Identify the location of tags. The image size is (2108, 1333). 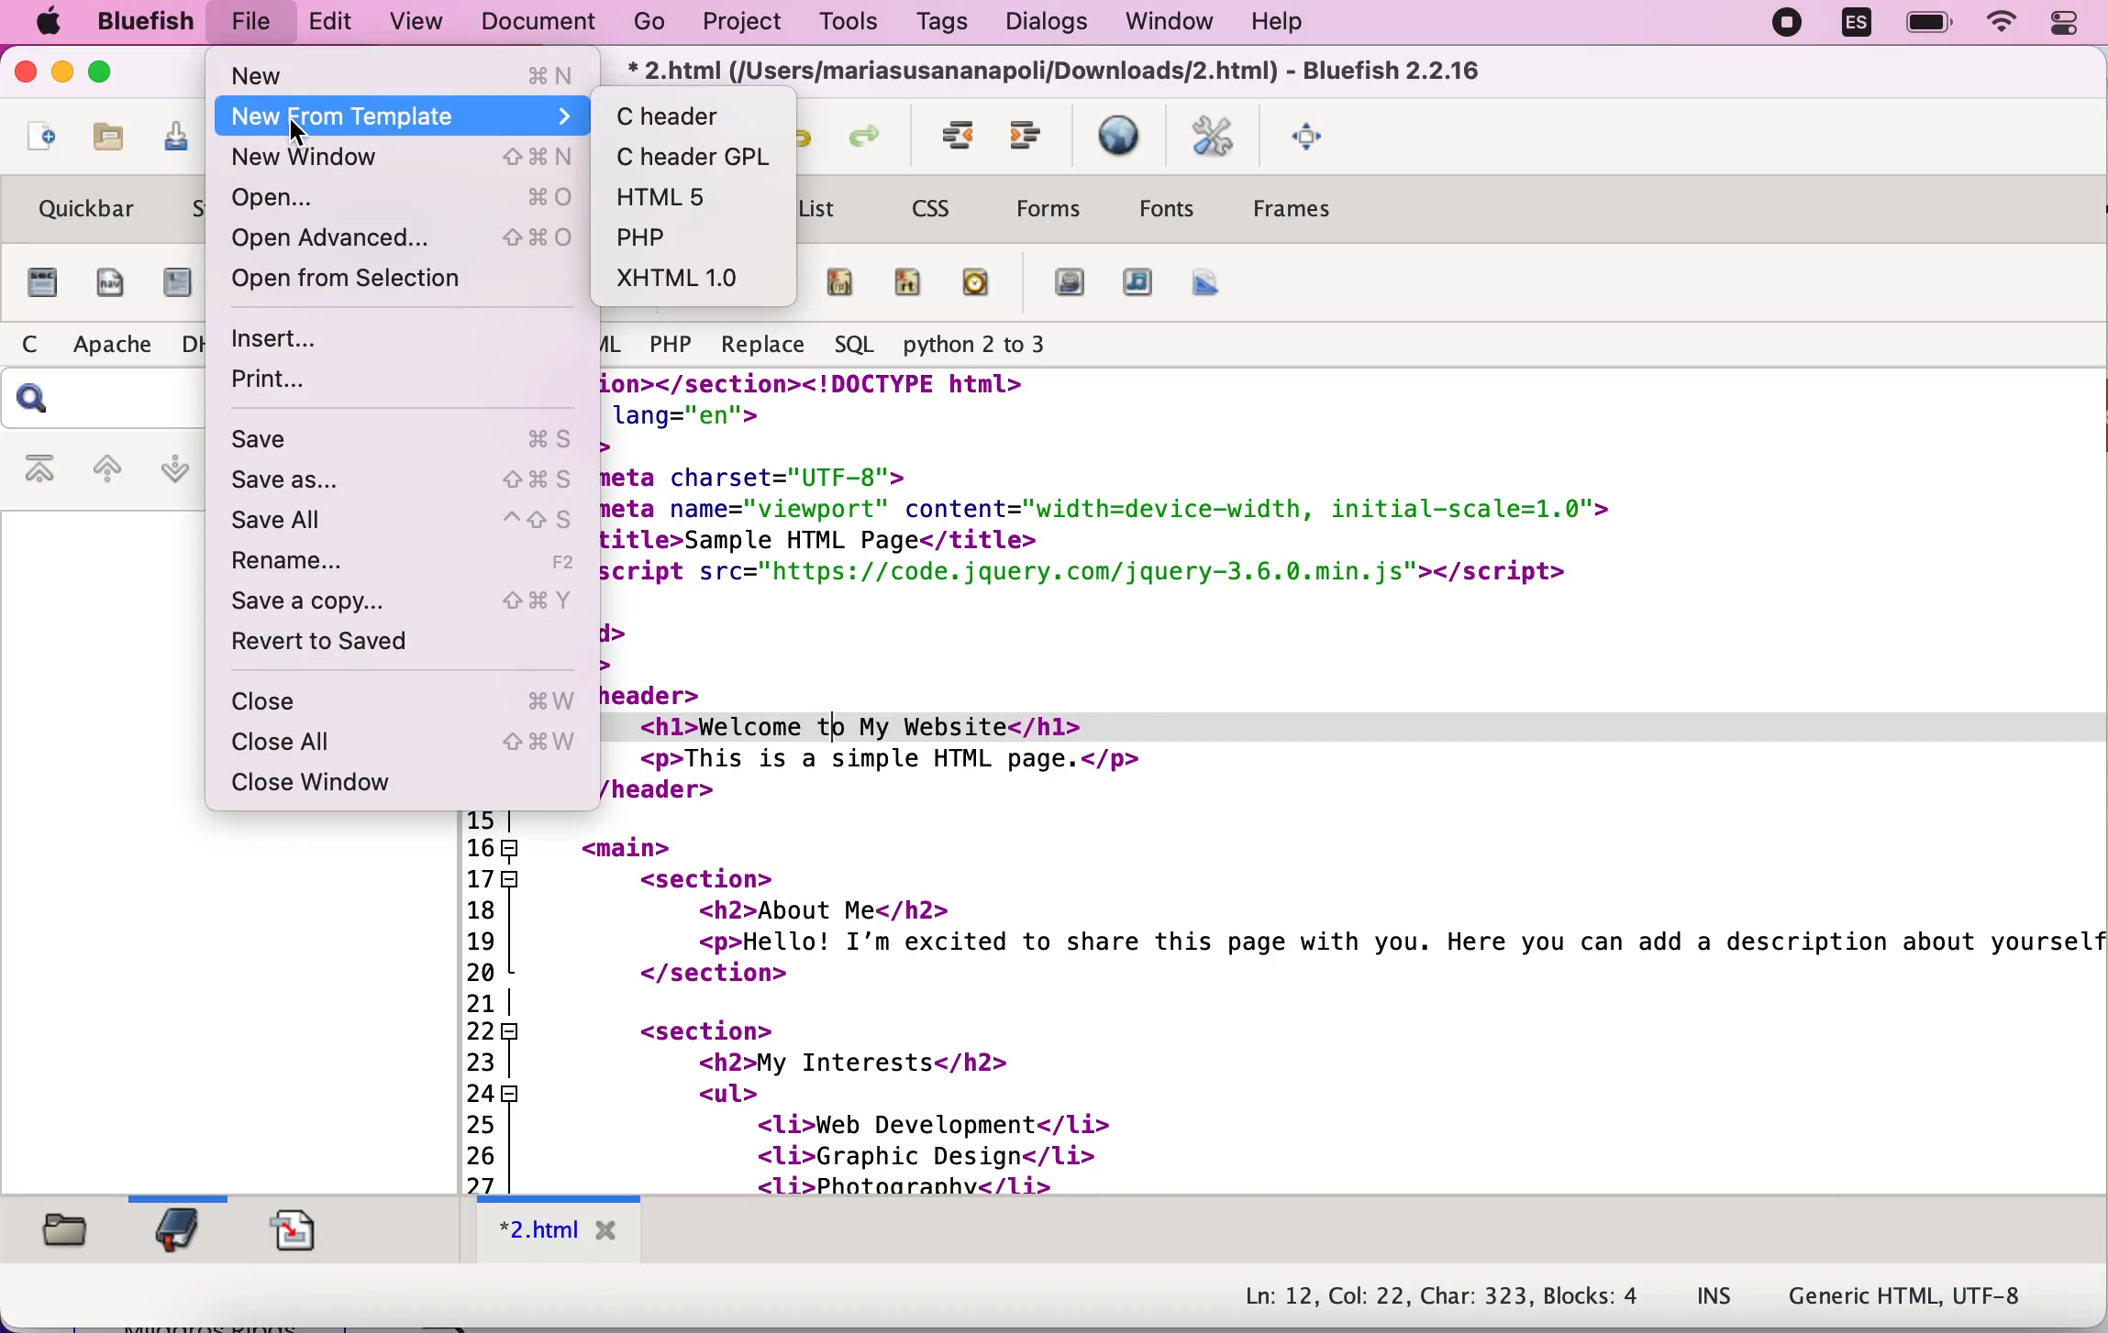
(940, 22).